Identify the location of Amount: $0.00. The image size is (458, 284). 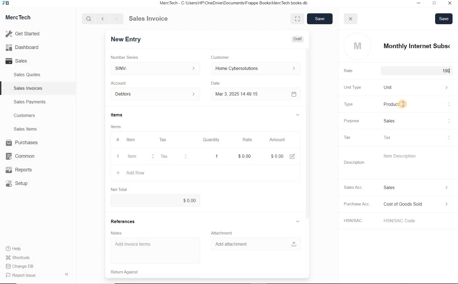
(276, 156).